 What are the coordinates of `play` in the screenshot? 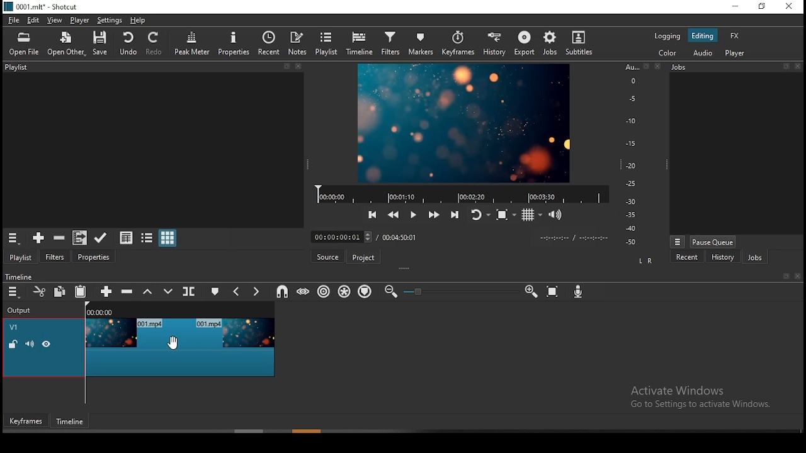 It's located at (416, 214).